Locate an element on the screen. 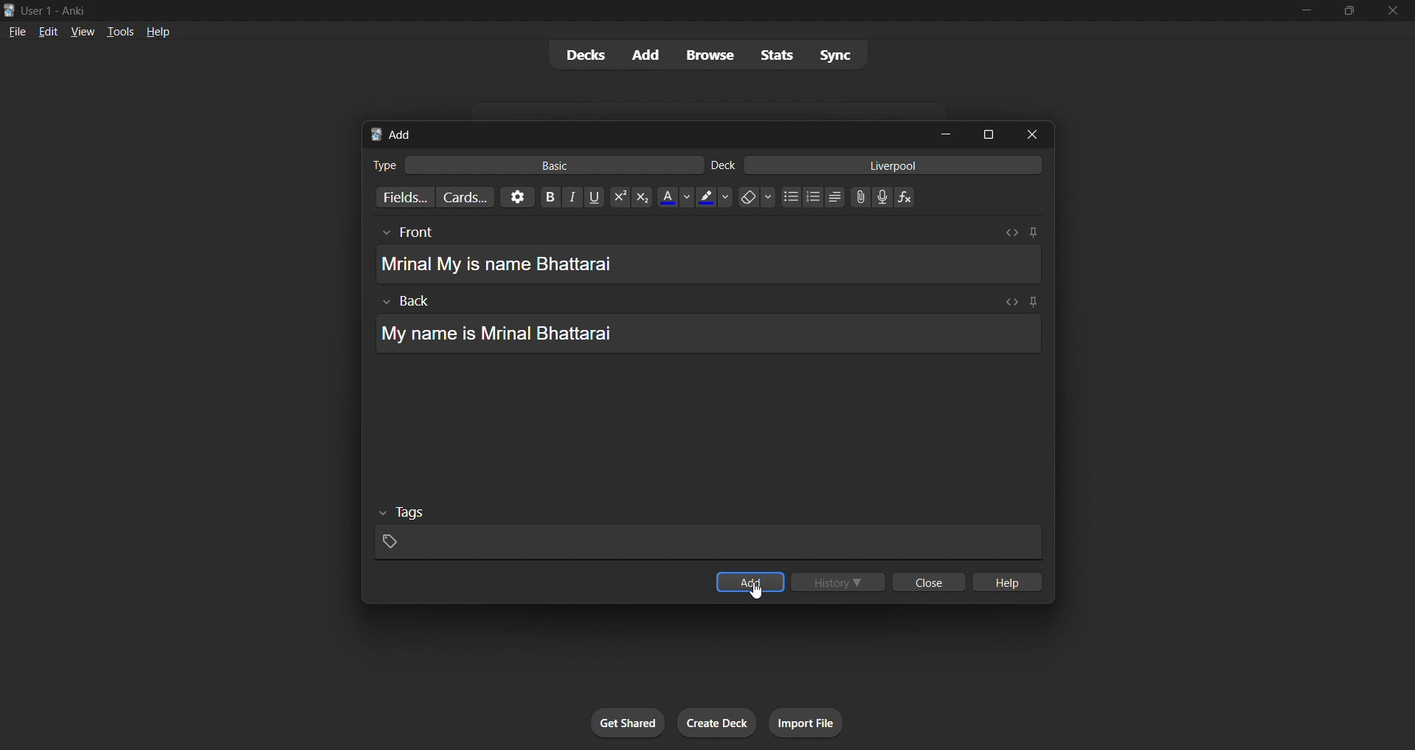 The image size is (1415, 750). create deck is located at coordinates (716, 722).